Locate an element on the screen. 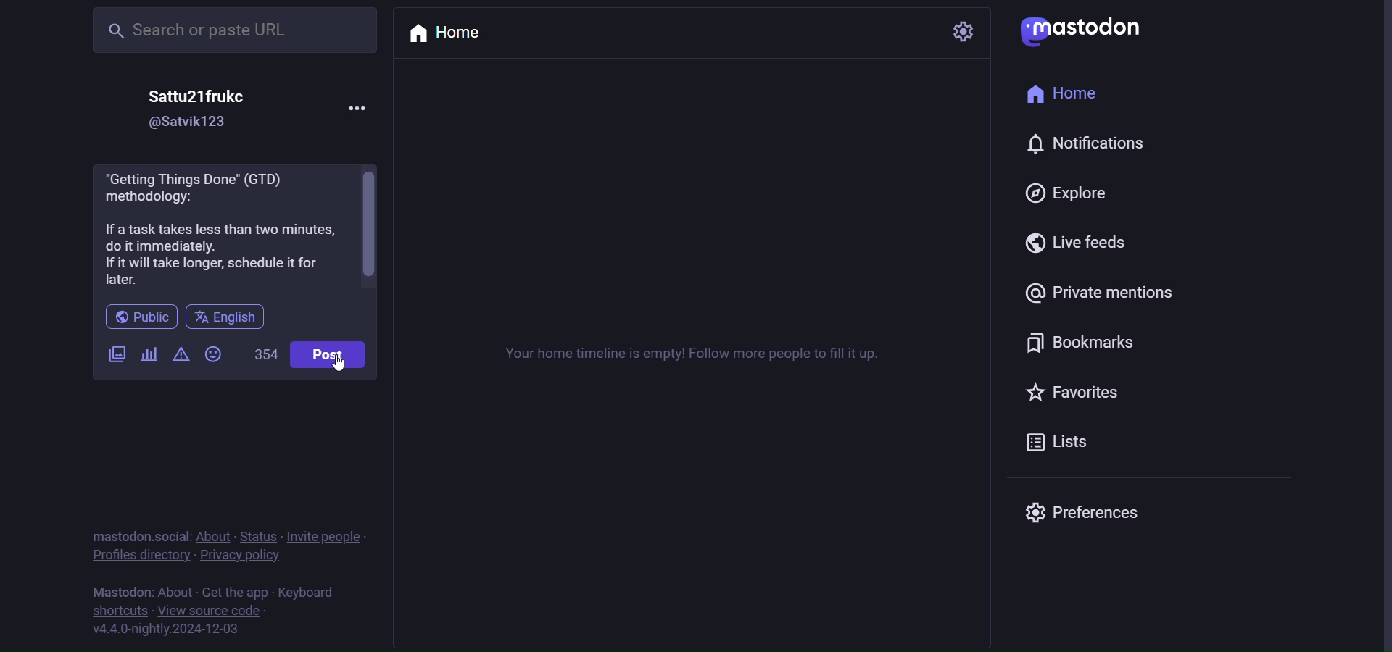 This screenshot has width=1392, height=652. live feed is located at coordinates (1082, 243).